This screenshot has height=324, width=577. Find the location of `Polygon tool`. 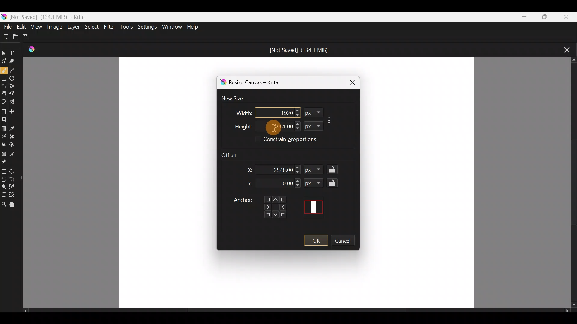

Polygon tool is located at coordinates (4, 87).